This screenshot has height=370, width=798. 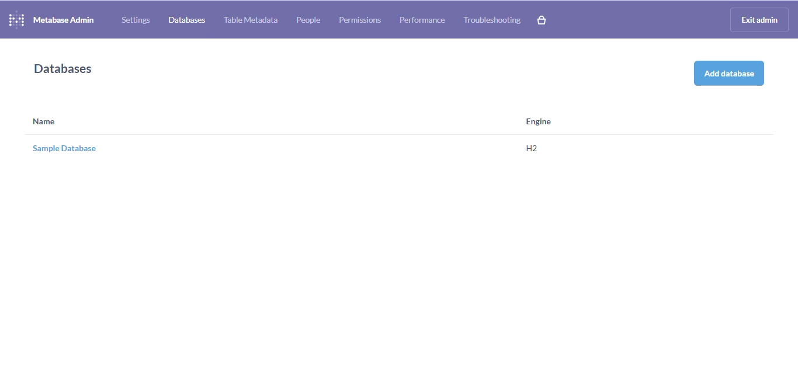 What do you see at coordinates (422, 20) in the screenshot?
I see `performance` at bounding box center [422, 20].